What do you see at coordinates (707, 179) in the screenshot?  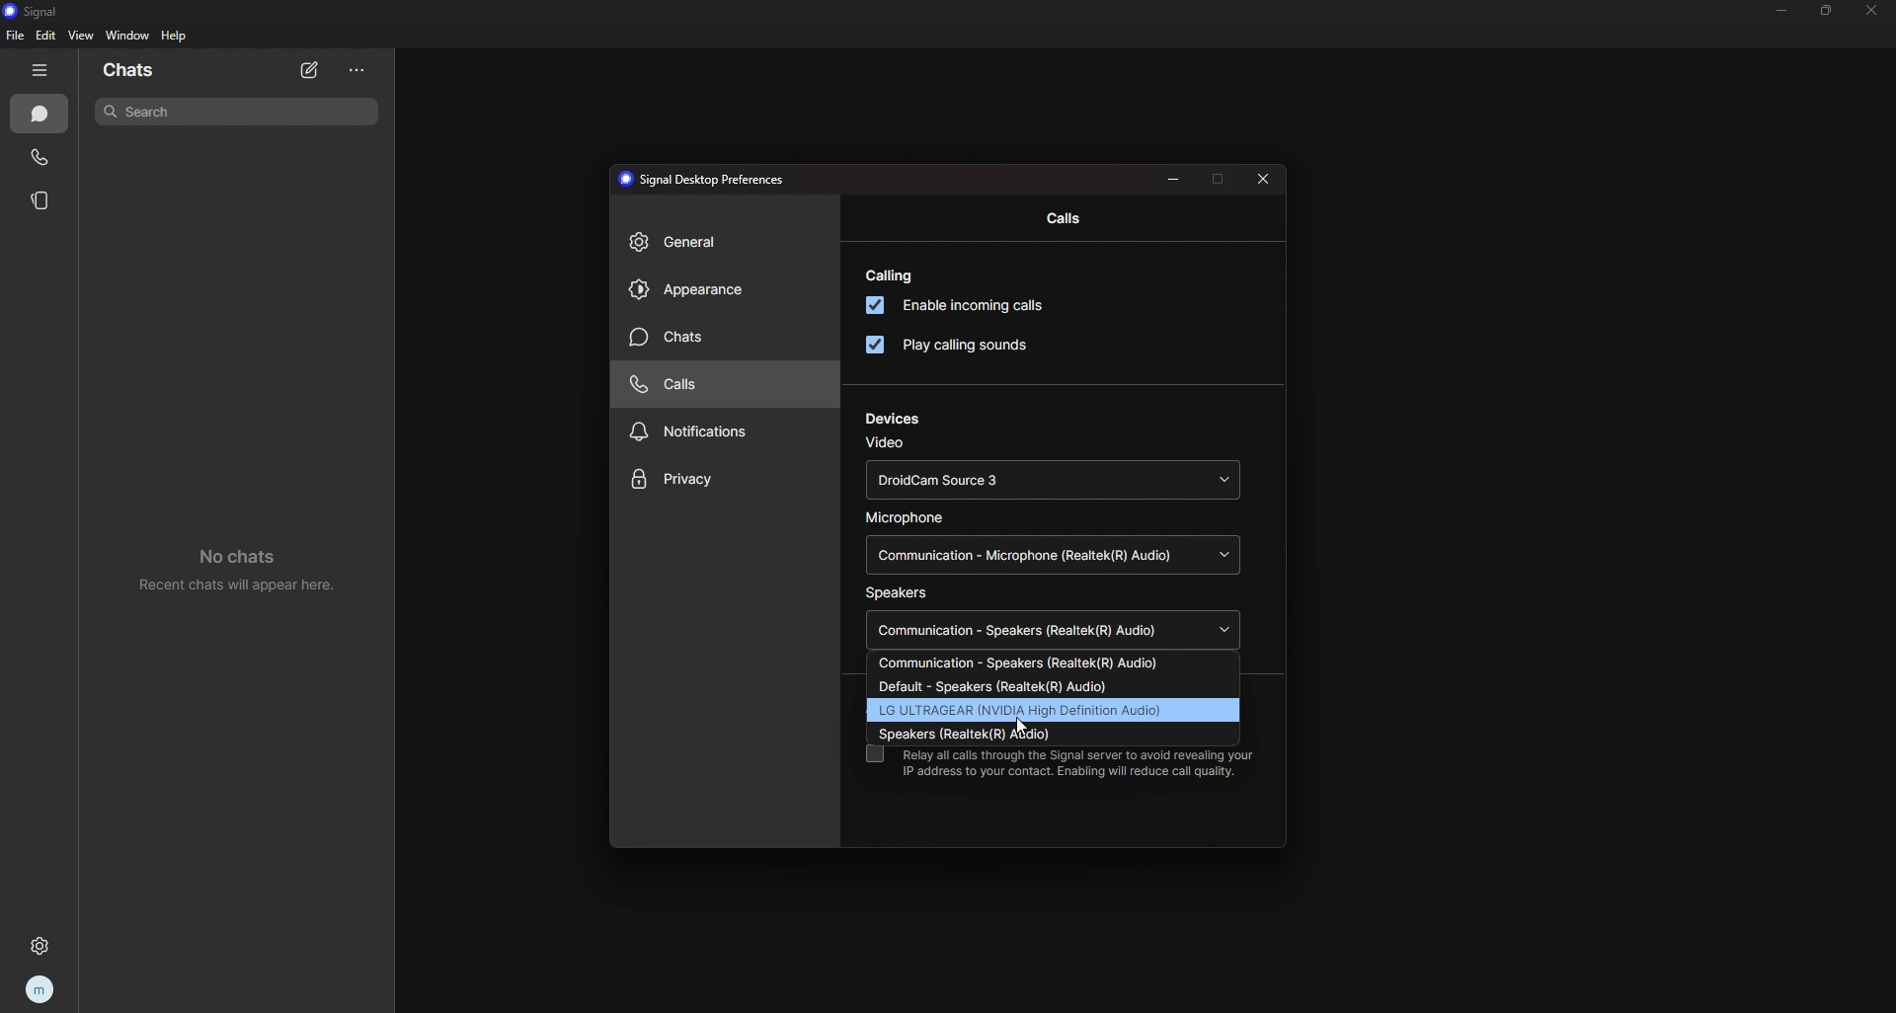 I see `signal desktop preferences` at bounding box center [707, 179].